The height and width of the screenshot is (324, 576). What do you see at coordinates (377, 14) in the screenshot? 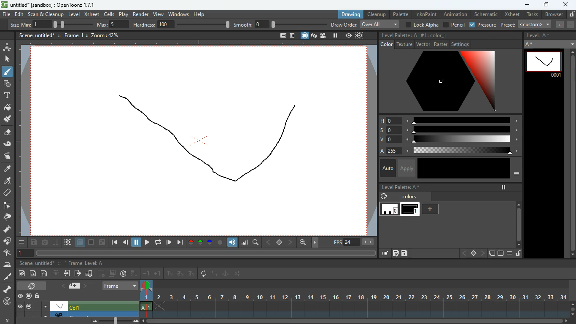
I see `cleanup` at bounding box center [377, 14].